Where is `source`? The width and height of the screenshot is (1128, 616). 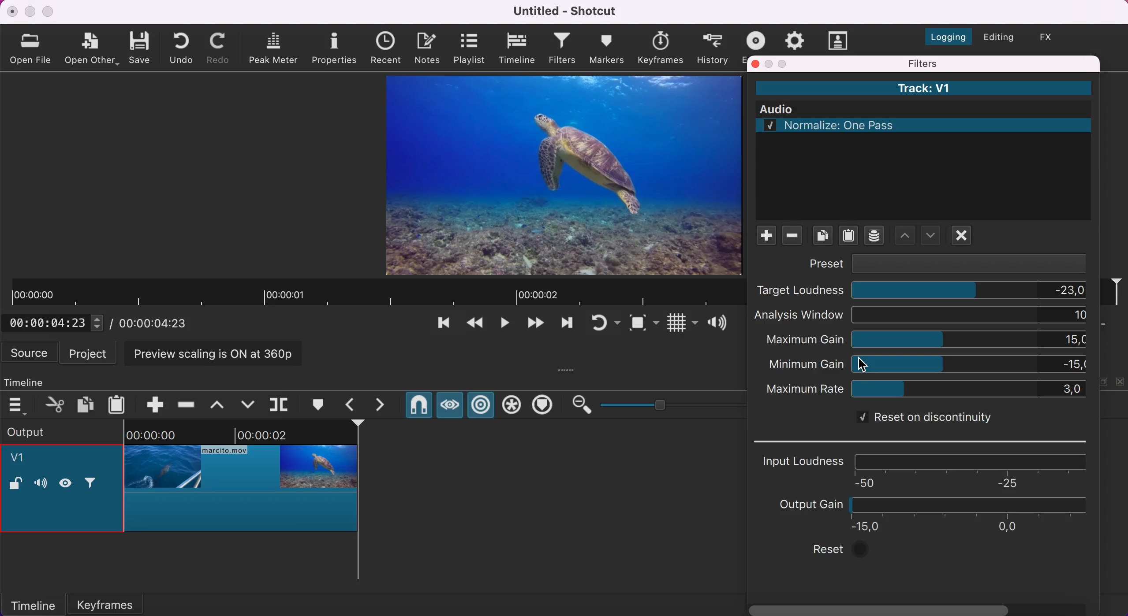 source is located at coordinates (30, 353).